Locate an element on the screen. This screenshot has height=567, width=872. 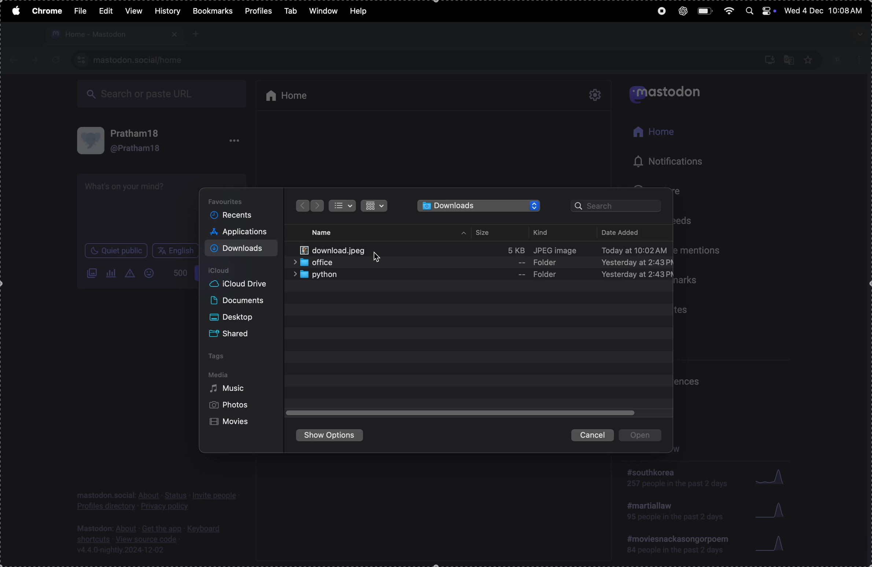
Home is located at coordinates (653, 133).